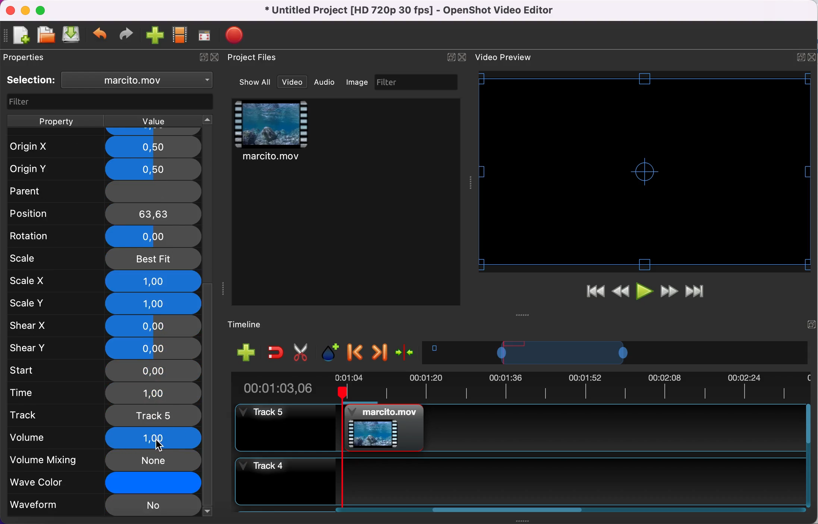 Image resolution: width=818 pixels, height=524 pixels. What do you see at coordinates (595, 293) in the screenshot?
I see `jump to start` at bounding box center [595, 293].